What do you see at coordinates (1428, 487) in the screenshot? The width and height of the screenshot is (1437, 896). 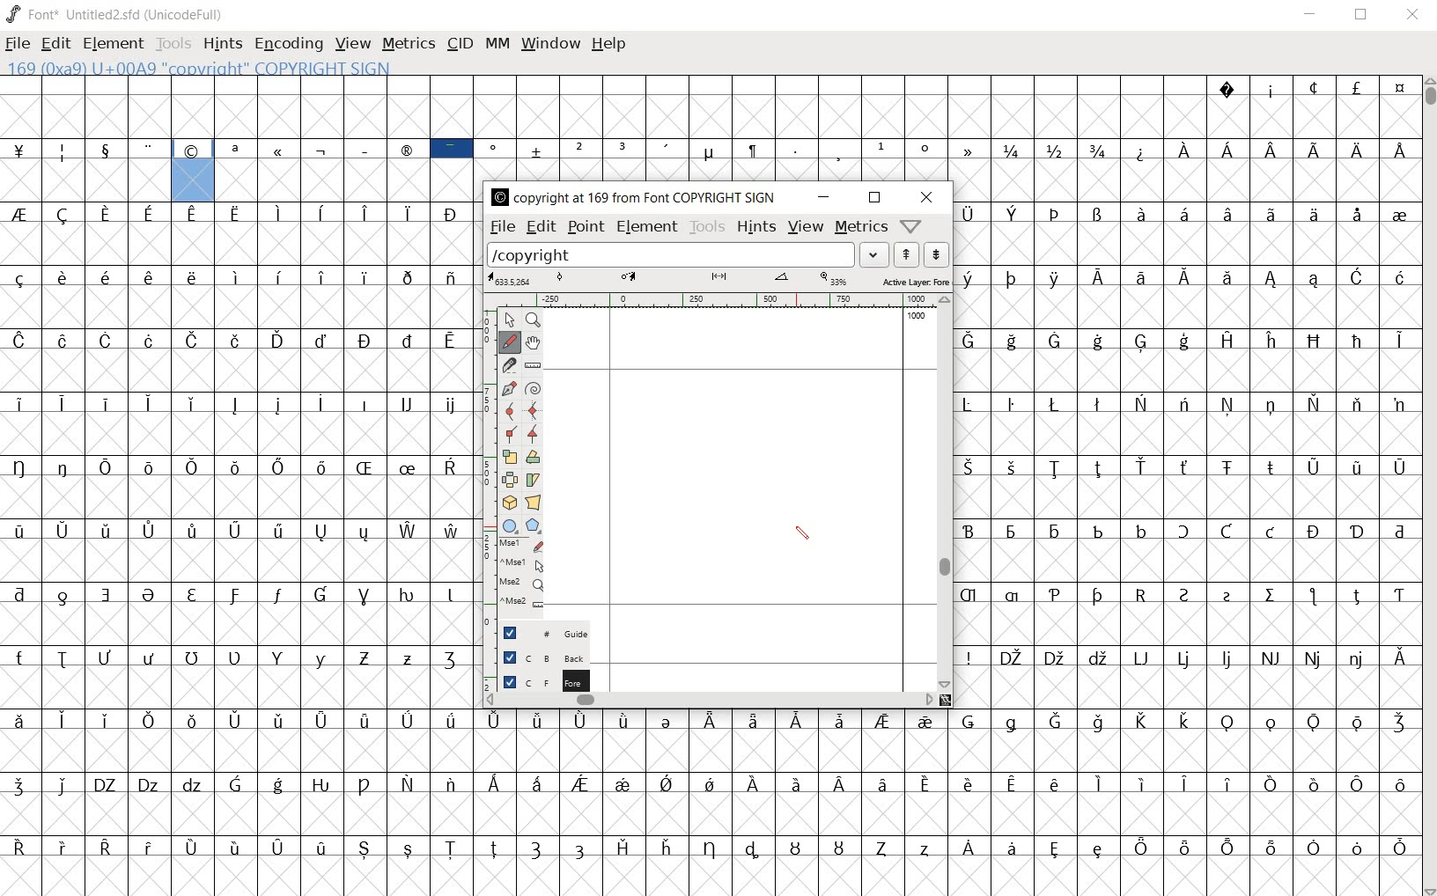 I see `scrollbar` at bounding box center [1428, 487].